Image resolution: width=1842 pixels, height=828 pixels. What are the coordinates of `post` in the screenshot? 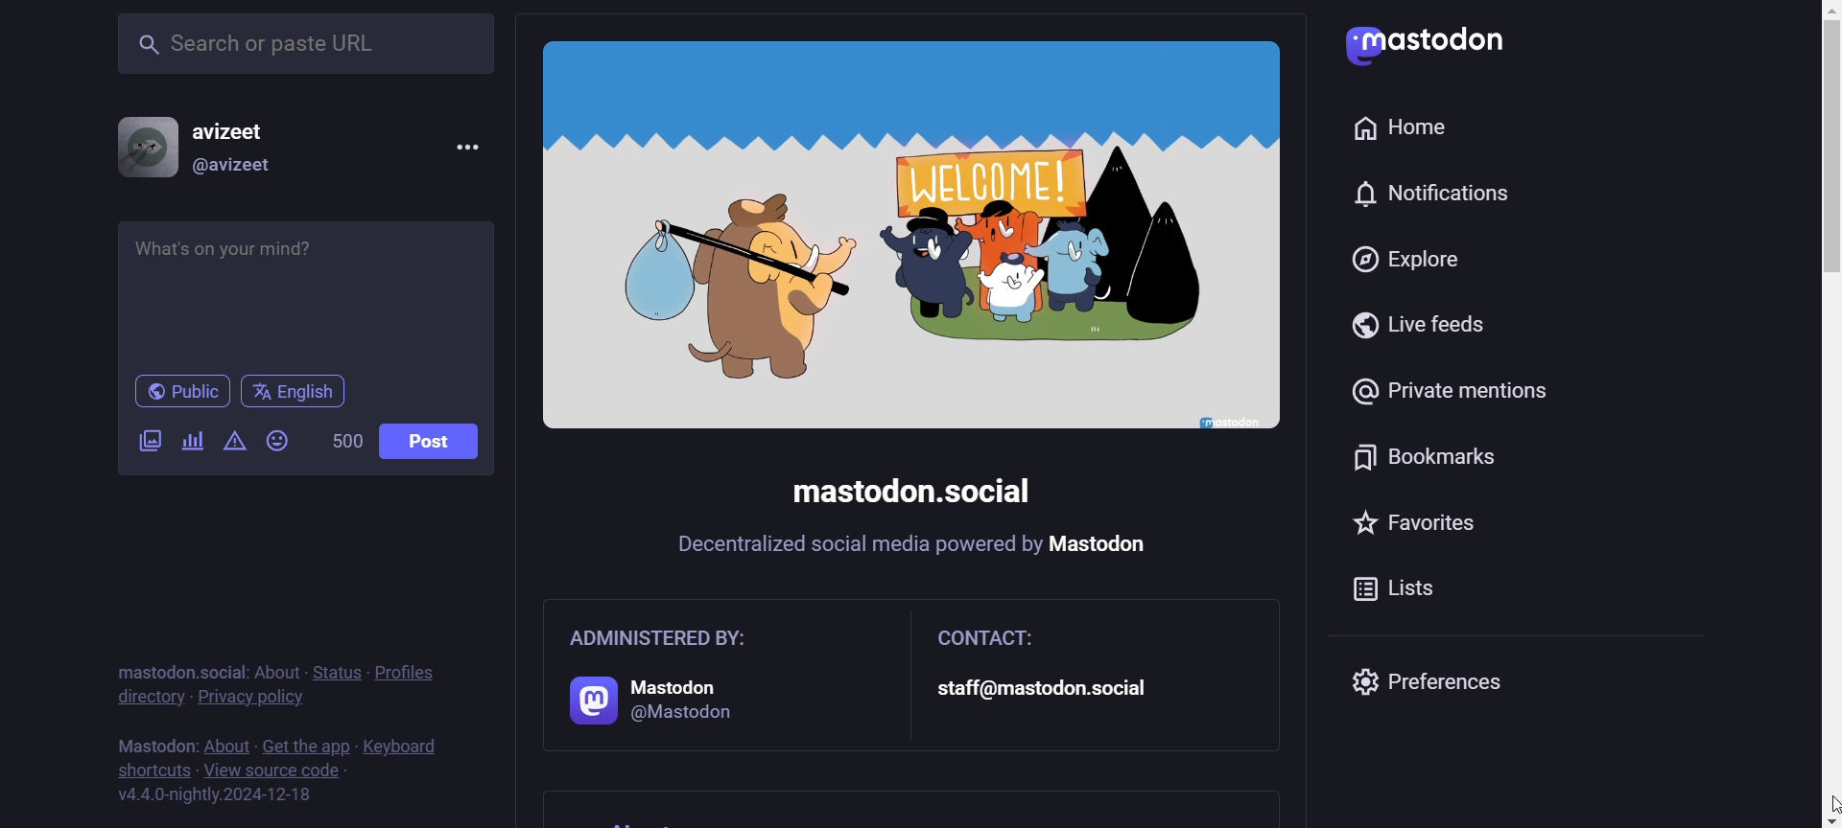 It's located at (428, 442).